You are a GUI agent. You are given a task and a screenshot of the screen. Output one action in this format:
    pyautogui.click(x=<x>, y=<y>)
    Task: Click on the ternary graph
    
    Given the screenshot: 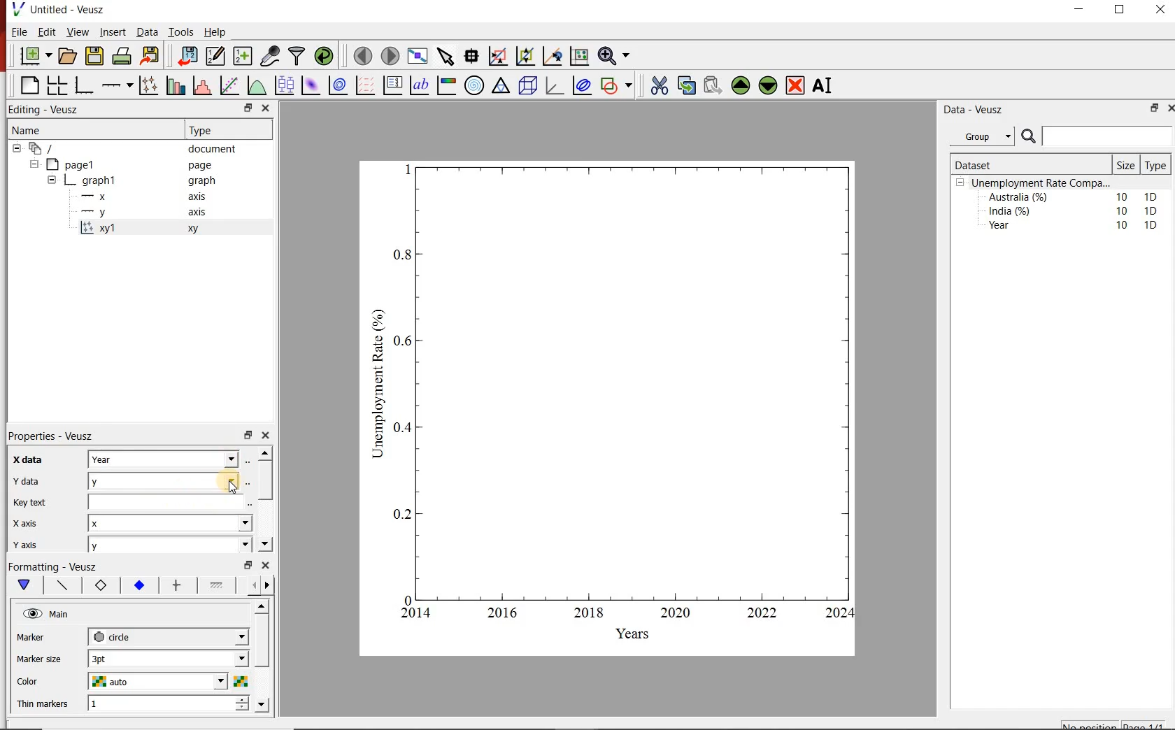 What is the action you would take?
    pyautogui.click(x=501, y=85)
    